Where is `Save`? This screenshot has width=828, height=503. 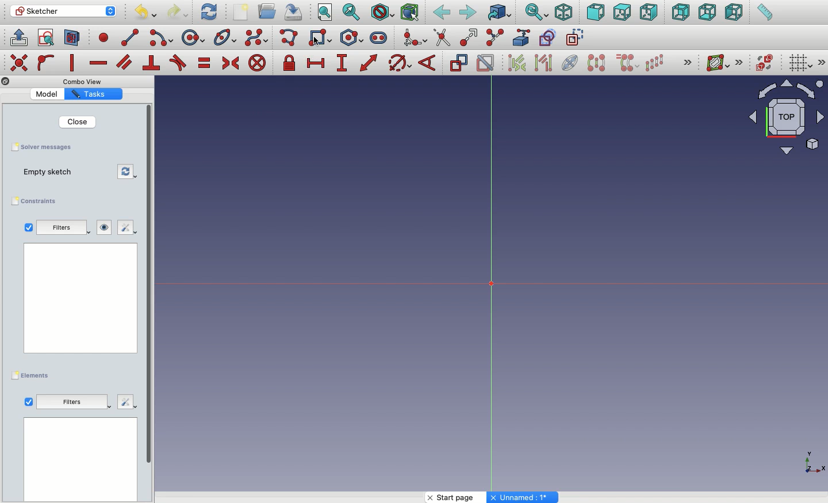
Save is located at coordinates (292, 11).